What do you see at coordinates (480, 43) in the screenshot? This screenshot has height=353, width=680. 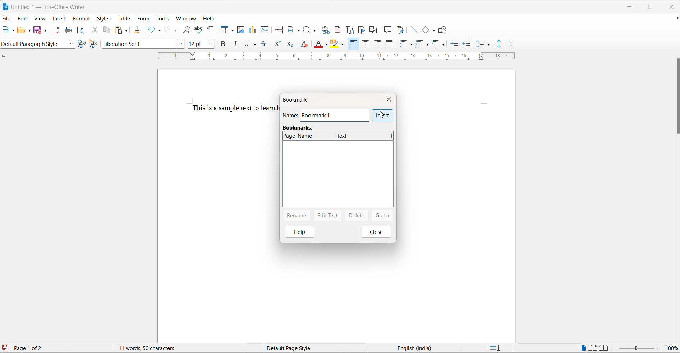 I see `line spacing` at bounding box center [480, 43].